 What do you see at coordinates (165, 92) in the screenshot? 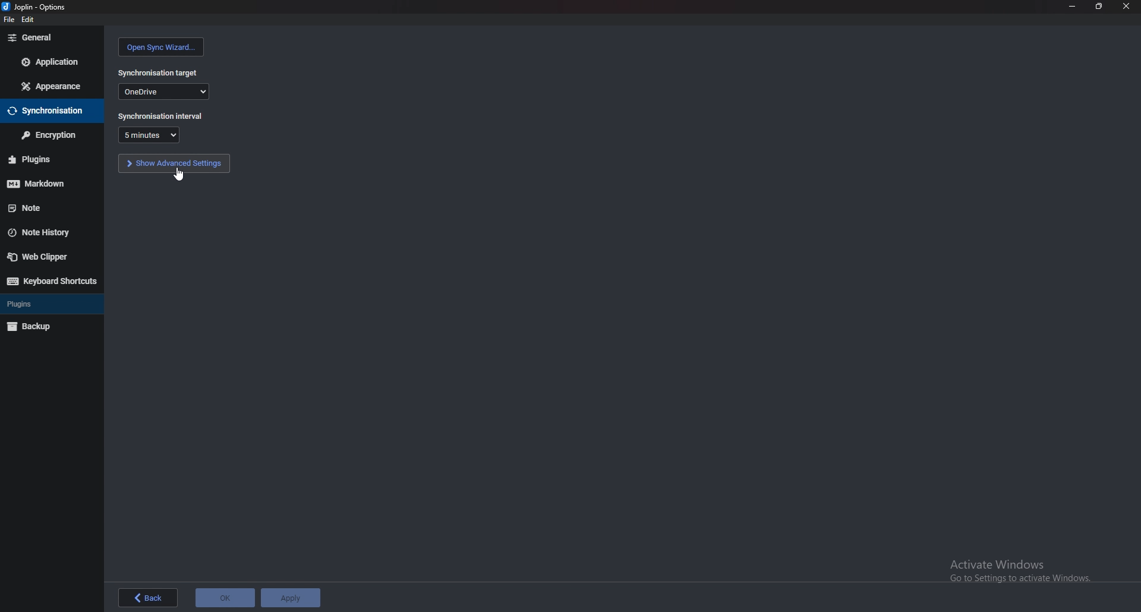
I see `one drive` at bounding box center [165, 92].